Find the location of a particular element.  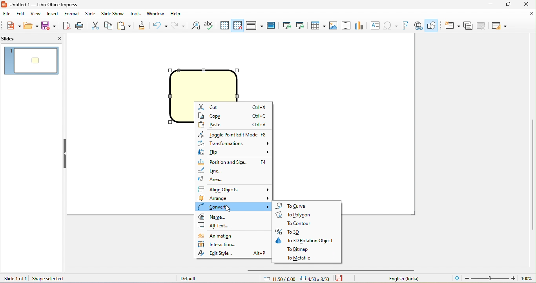

save the document is located at coordinates (341, 279).